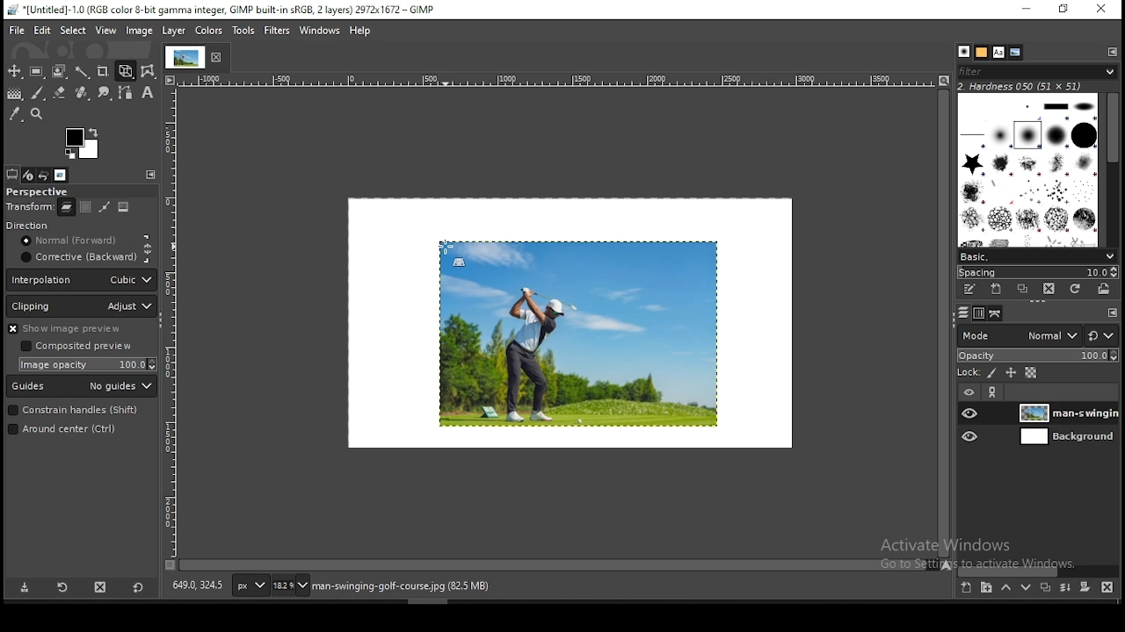 The width and height of the screenshot is (1125, 632). What do you see at coordinates (1024, 588) in the screenshot?
I see `move layer on step down` at bounding box center [1024, 588].